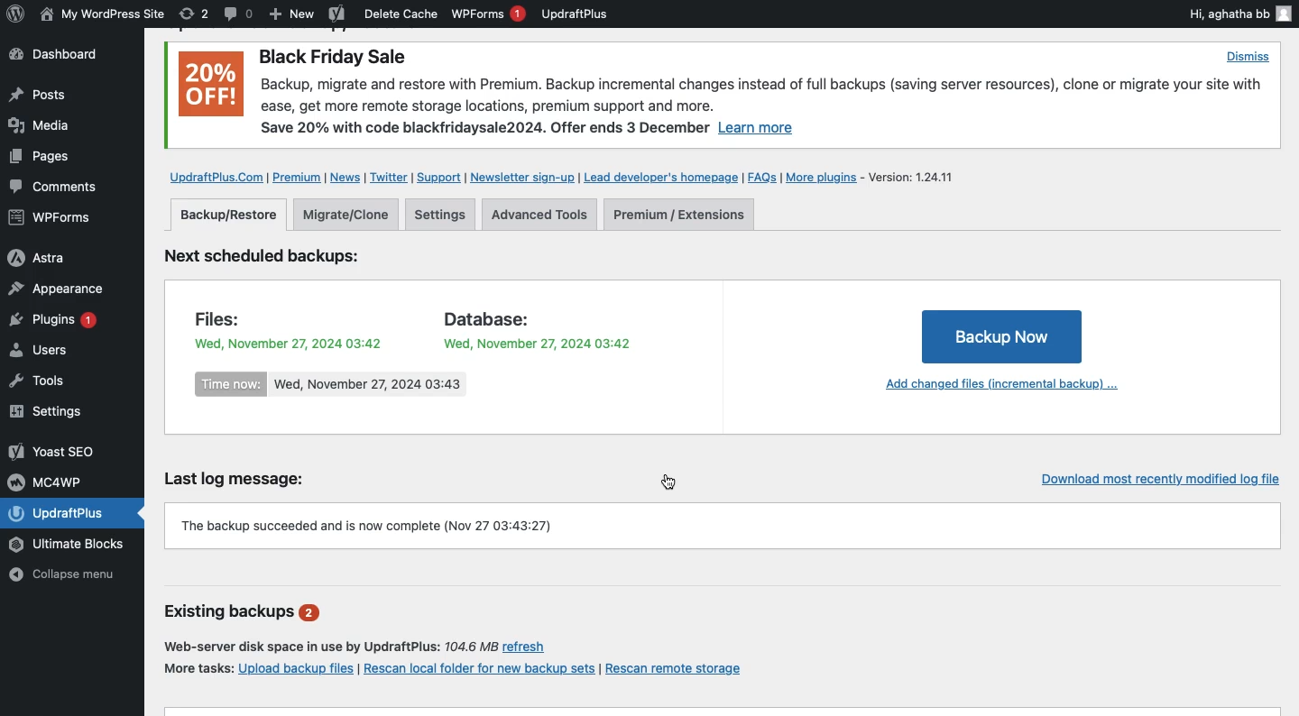  I want to click on Ultimate Blocks, so click(70, 545).